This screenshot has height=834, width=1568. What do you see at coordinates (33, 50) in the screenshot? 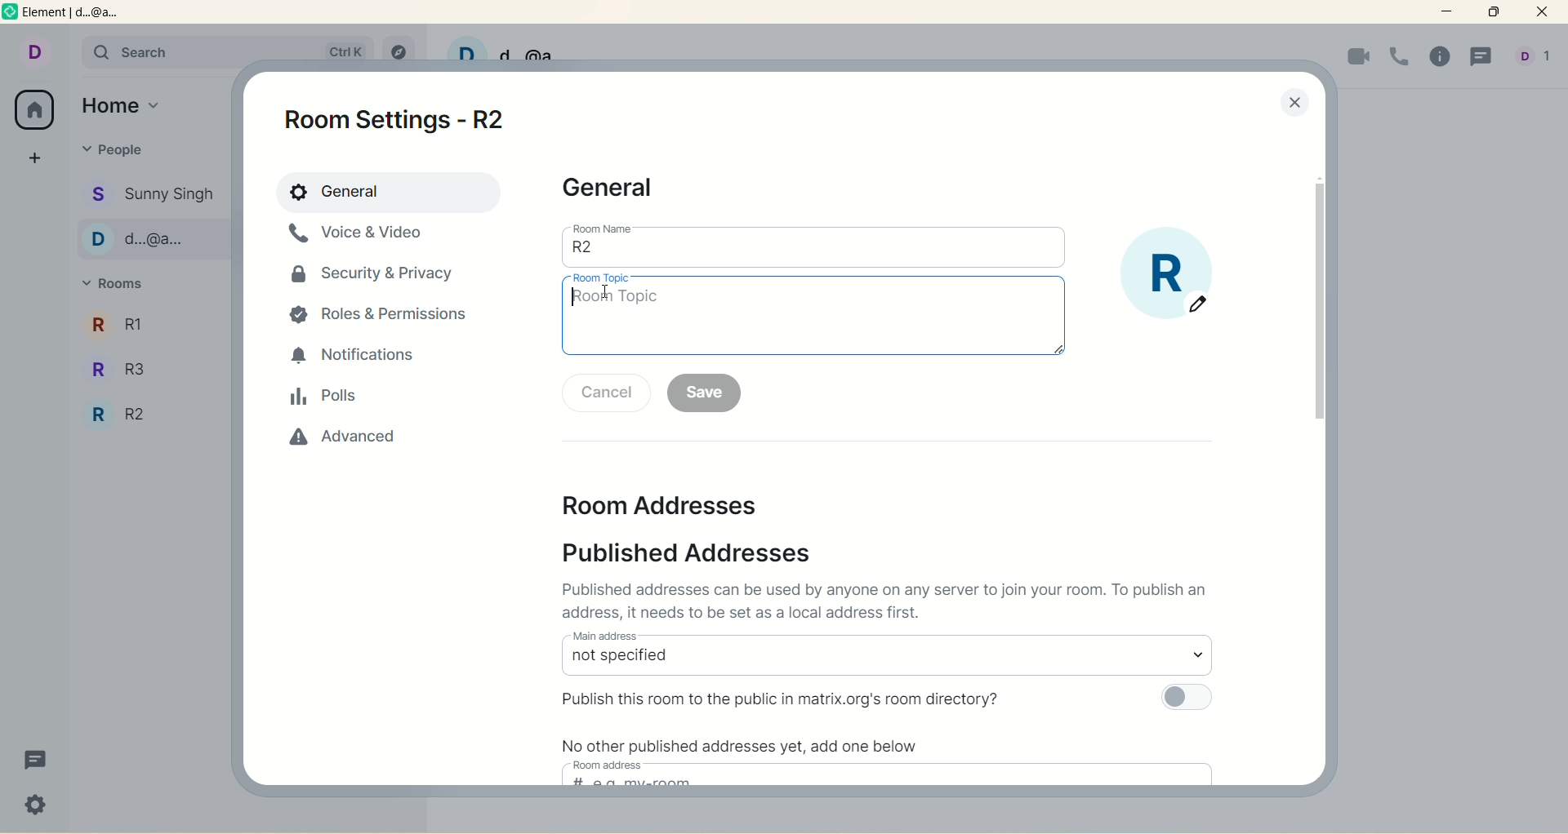
I see `account` at bounding box center [33, 50].